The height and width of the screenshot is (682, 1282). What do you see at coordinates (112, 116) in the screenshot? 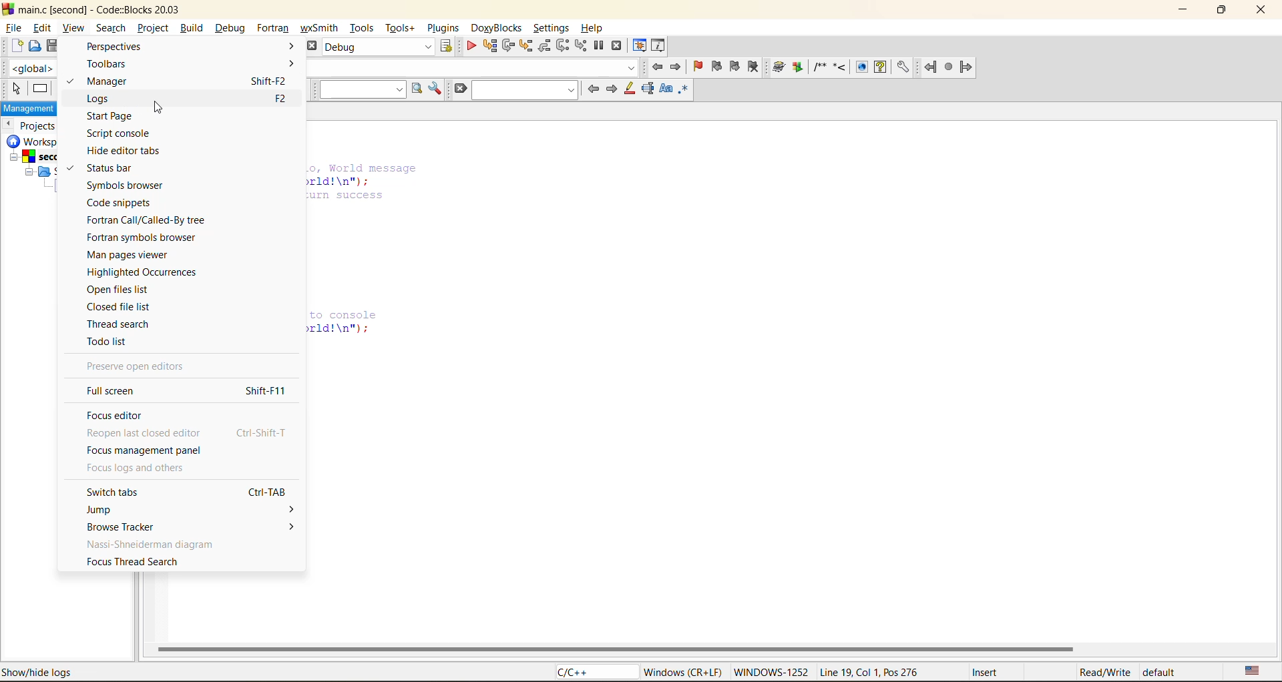
I see `start page` at bounding box center [112, 116].